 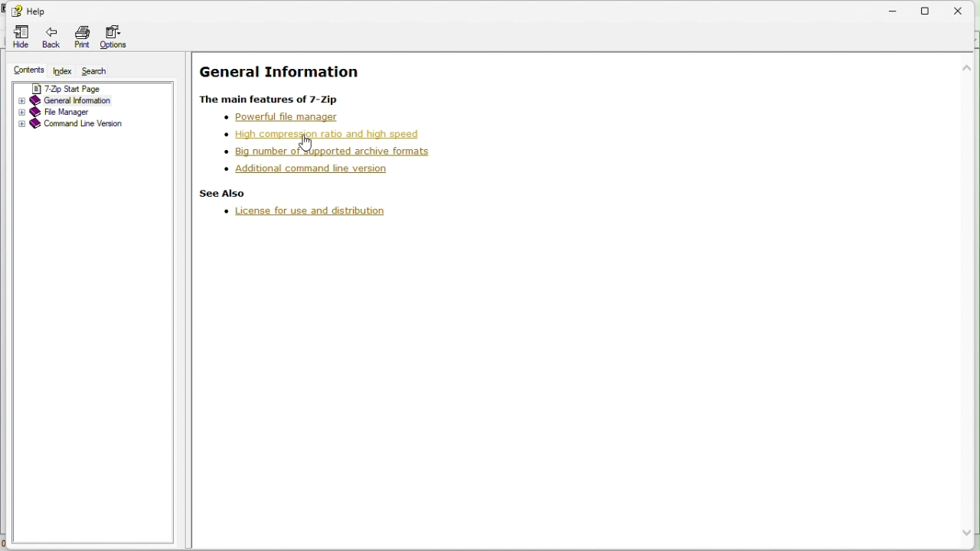 I want to click on Command line version, so click(x=88, y=123).